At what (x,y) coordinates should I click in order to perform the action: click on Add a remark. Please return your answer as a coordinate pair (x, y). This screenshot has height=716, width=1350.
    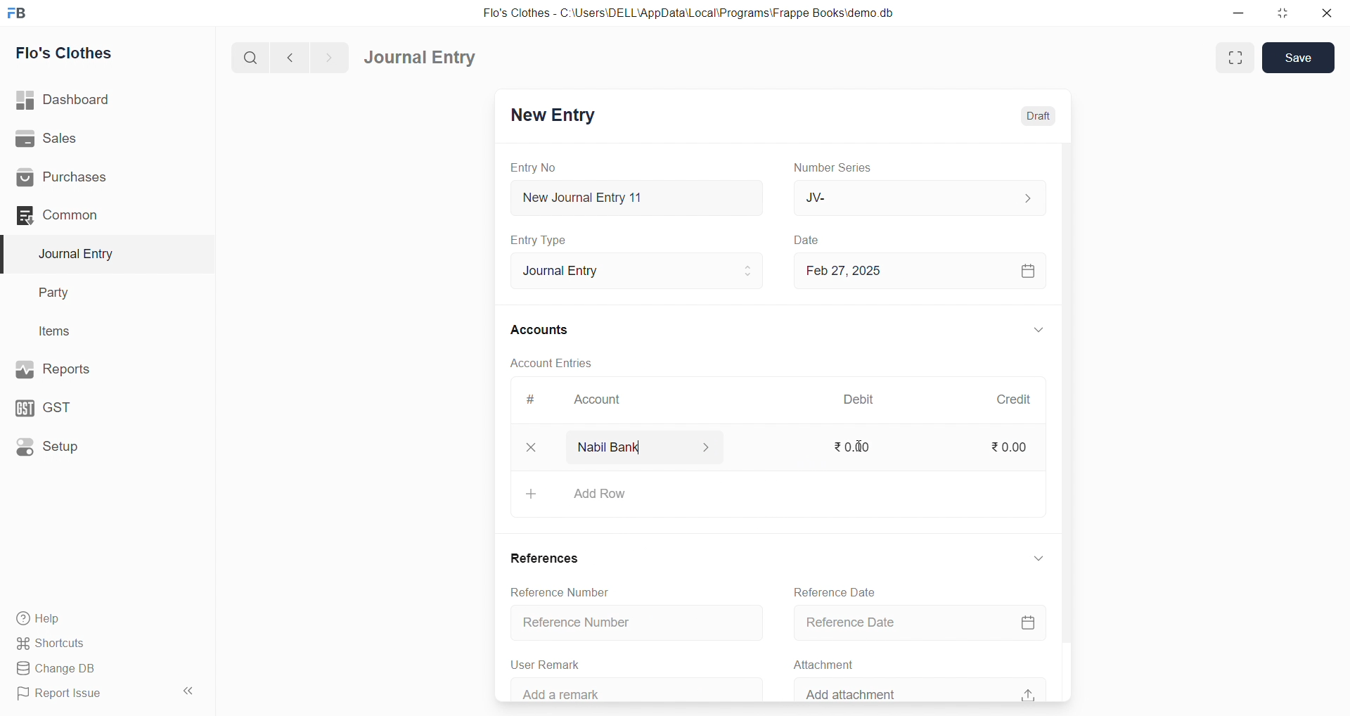
    Looking at the image, I should click on (634, 689).